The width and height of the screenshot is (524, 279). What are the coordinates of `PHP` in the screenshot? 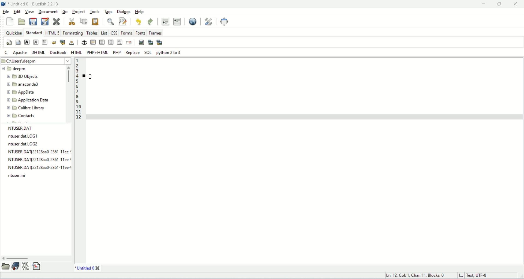 It's located at (117, 52).